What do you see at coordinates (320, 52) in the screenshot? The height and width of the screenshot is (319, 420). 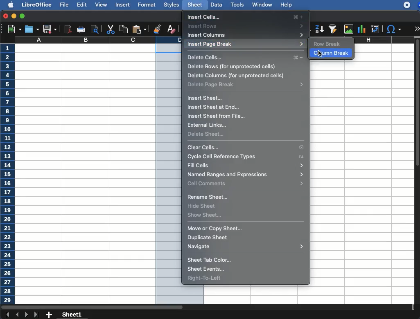 I see `click` at bounding box center [320, 52].